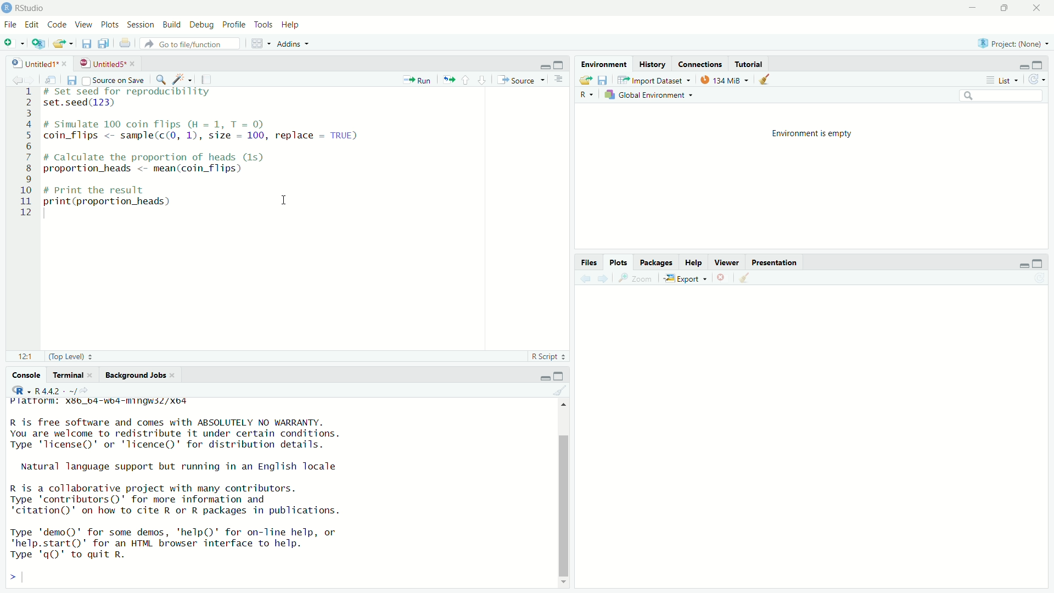  Describe the element at coordinates (639, 280) in the screenshot. I see `view a larger version of the plot in new window` at that location.